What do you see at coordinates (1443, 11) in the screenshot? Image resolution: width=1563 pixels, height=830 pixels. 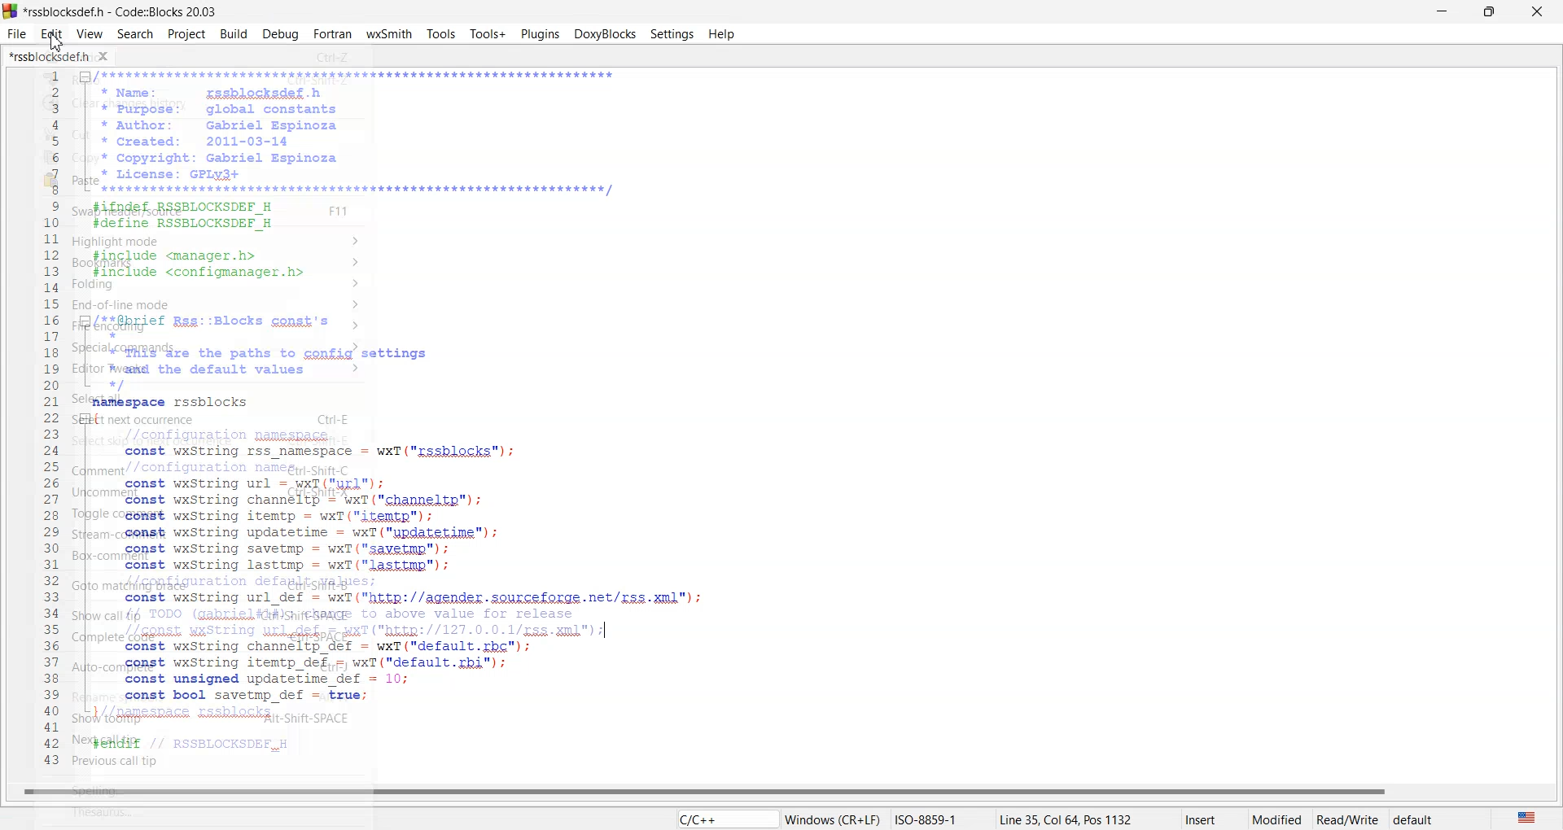 I see `minimise` at bounding box center [1443, 11].